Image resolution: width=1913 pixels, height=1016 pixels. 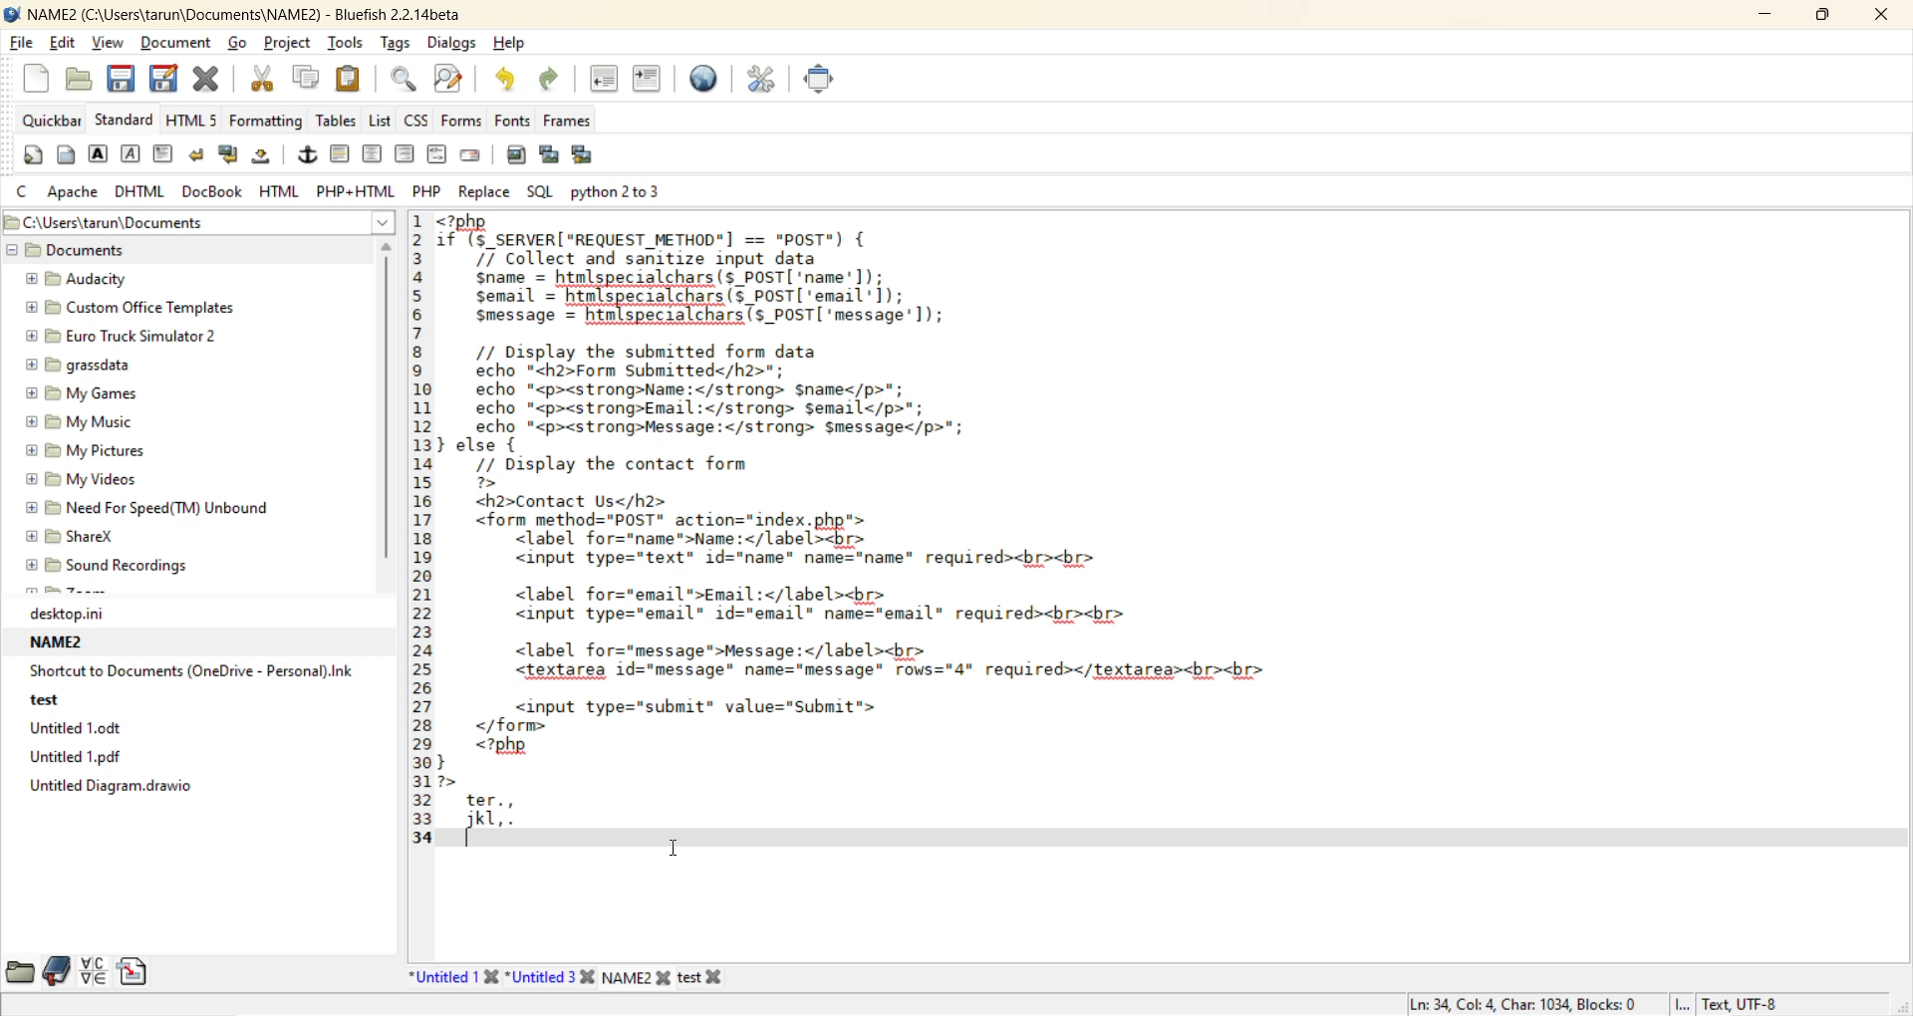 I want to click on replace, so click(x=483, y=192).